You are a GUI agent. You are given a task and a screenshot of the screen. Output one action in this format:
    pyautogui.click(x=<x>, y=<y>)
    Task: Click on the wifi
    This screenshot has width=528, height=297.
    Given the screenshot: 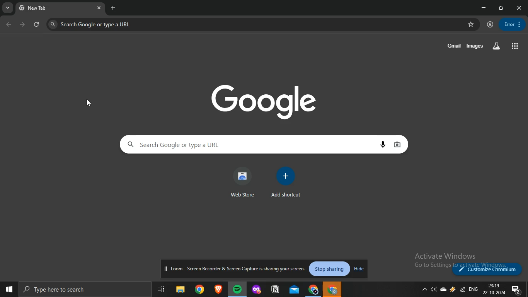 What is the action you would take?
    pyautogui.click(x=462, y=289)
    